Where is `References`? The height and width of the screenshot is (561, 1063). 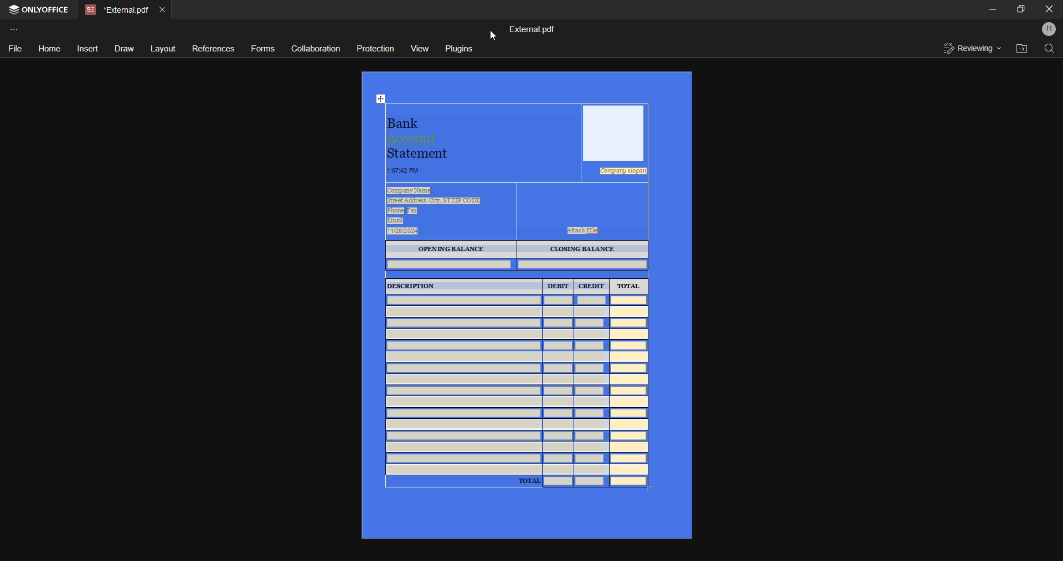 References is located at coordinates (210, 50).